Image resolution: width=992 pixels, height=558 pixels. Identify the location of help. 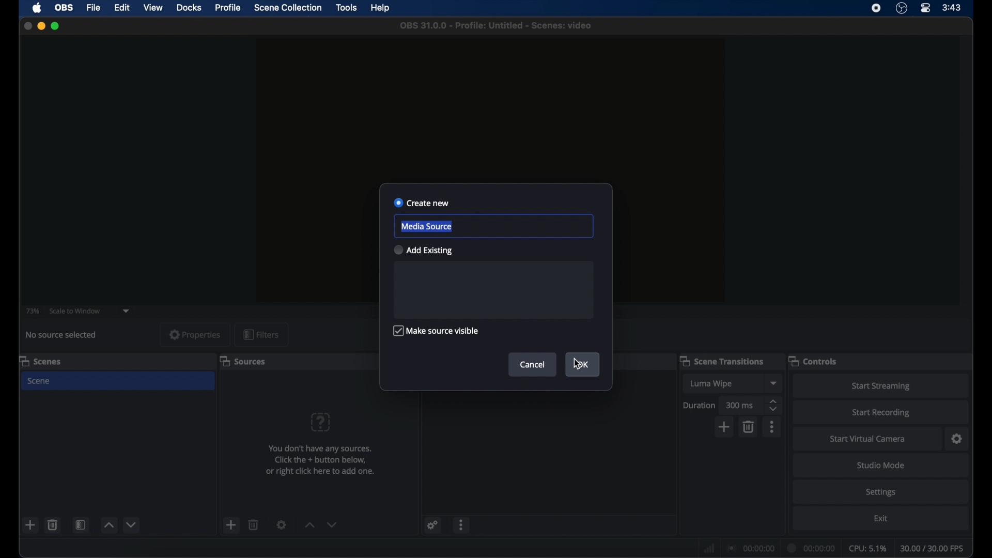
(381, 8).